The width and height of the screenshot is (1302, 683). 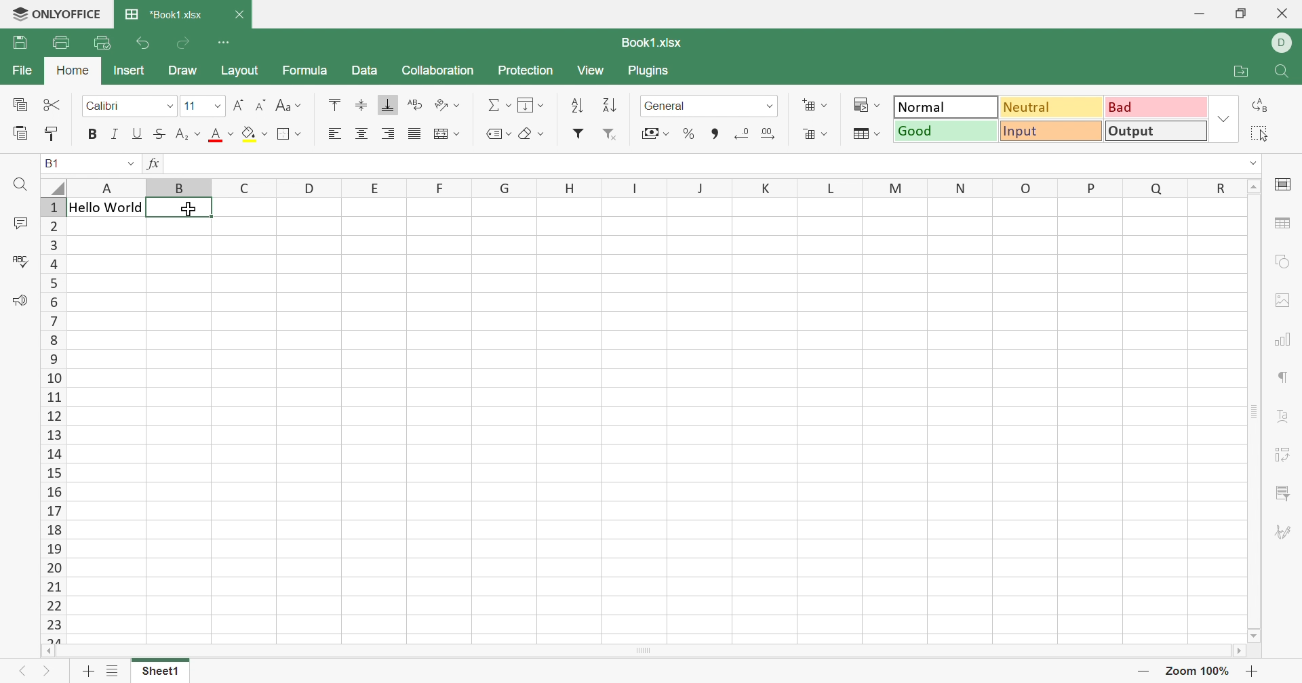 I want to click on Comma style, so click(x=714, y=136).